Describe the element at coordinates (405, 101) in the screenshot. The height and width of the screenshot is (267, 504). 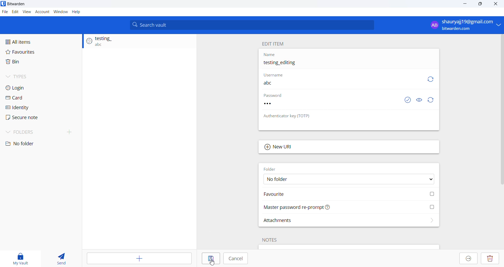
I see `check password exposed` at that location.